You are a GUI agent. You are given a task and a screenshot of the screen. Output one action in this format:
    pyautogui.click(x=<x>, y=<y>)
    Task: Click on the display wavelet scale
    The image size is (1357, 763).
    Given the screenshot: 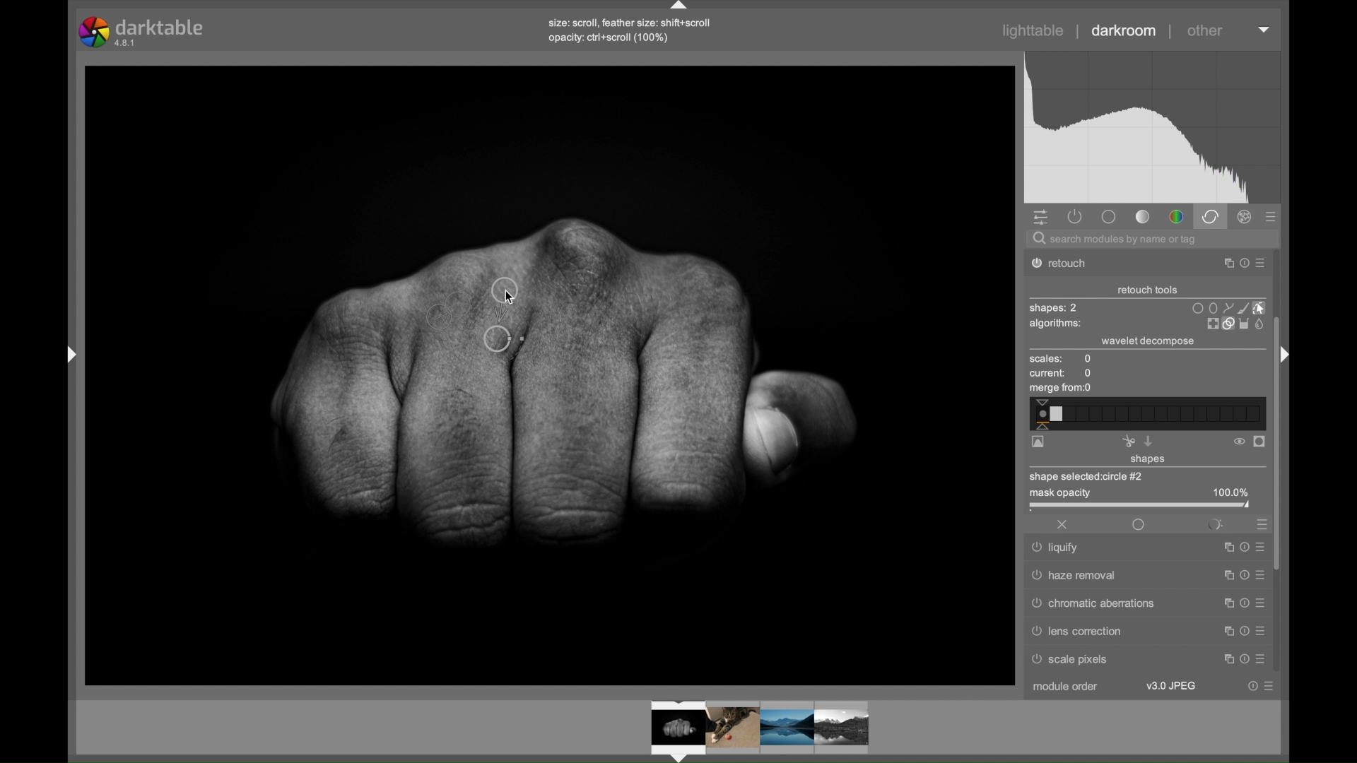 What is the action you would take?
    pyautogui.click(x=1038, y=442)
    